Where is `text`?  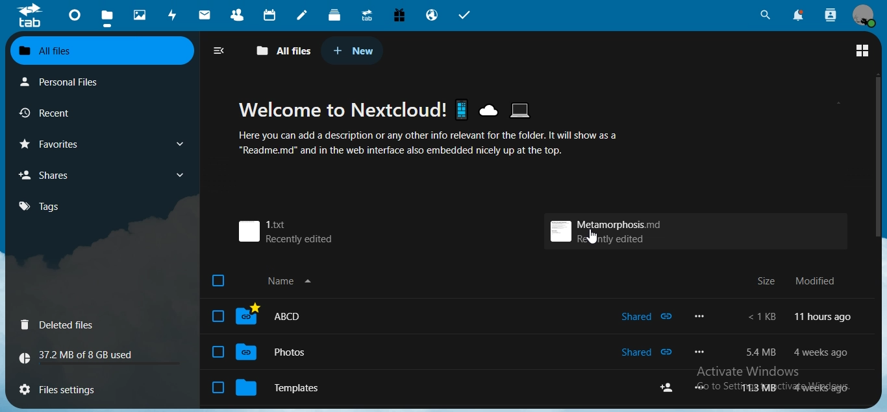
text is located at coordinates (800, 388).